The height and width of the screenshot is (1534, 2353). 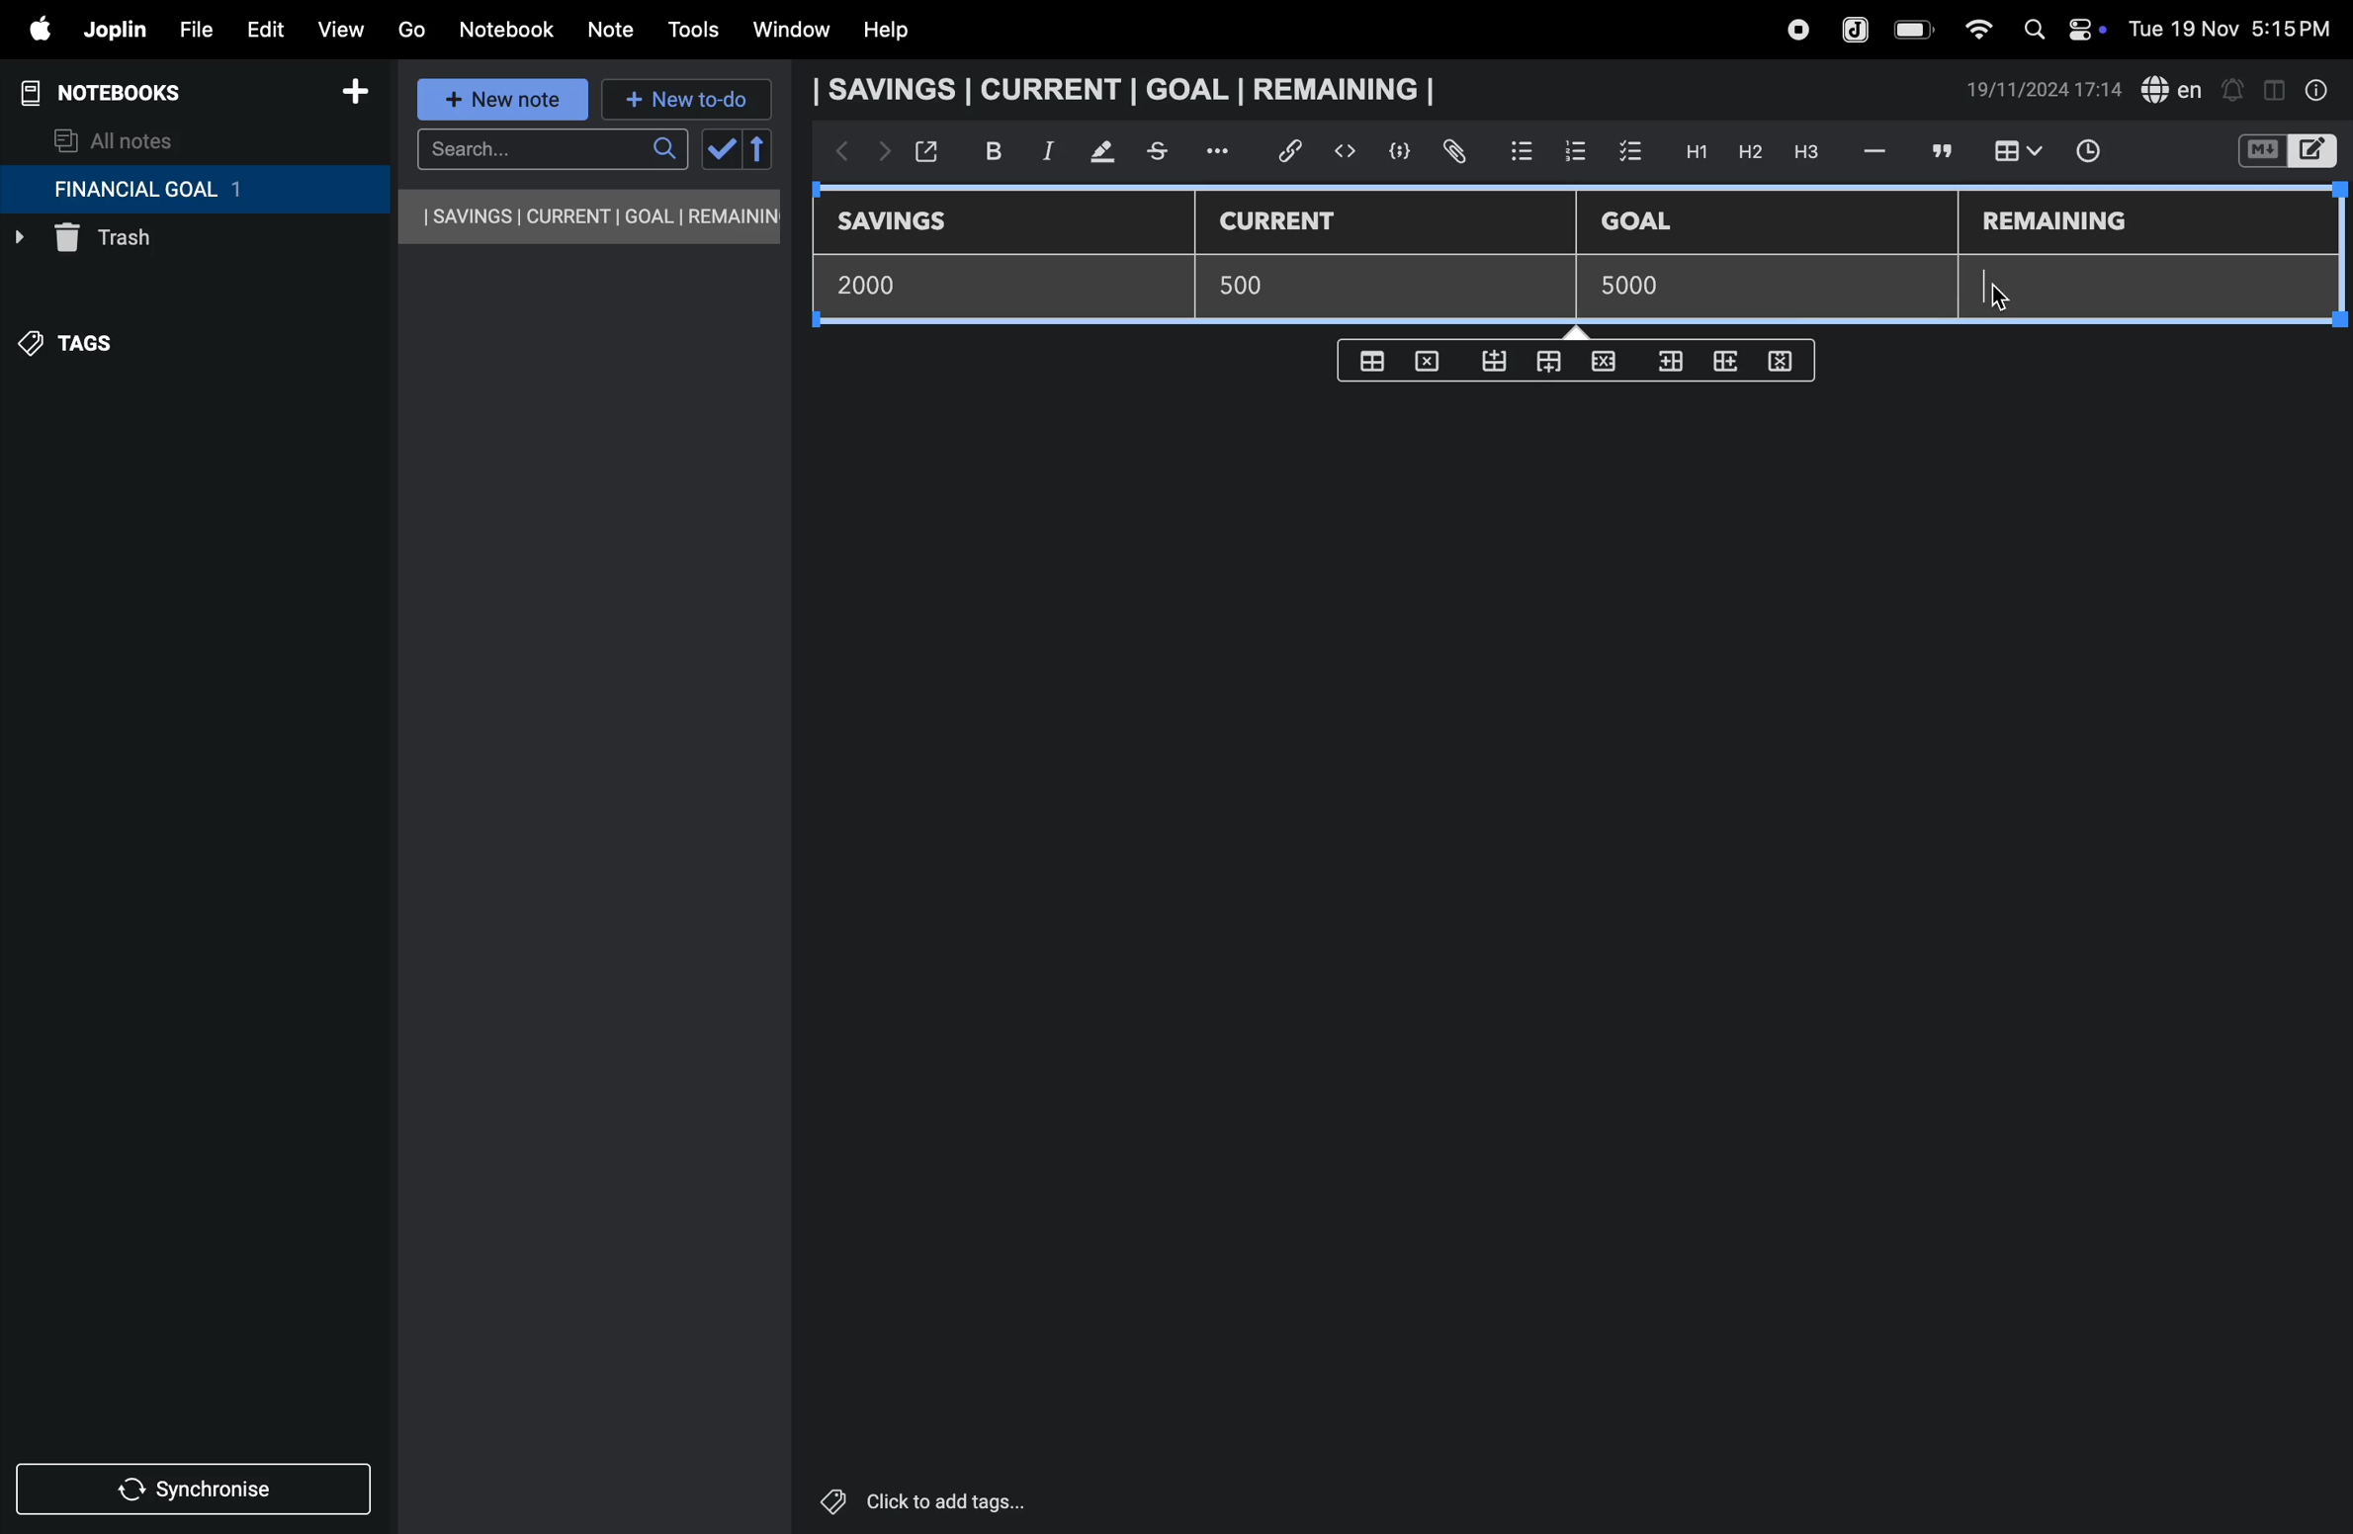 I want to click on stketchbook, so click(x=1160, y=154).